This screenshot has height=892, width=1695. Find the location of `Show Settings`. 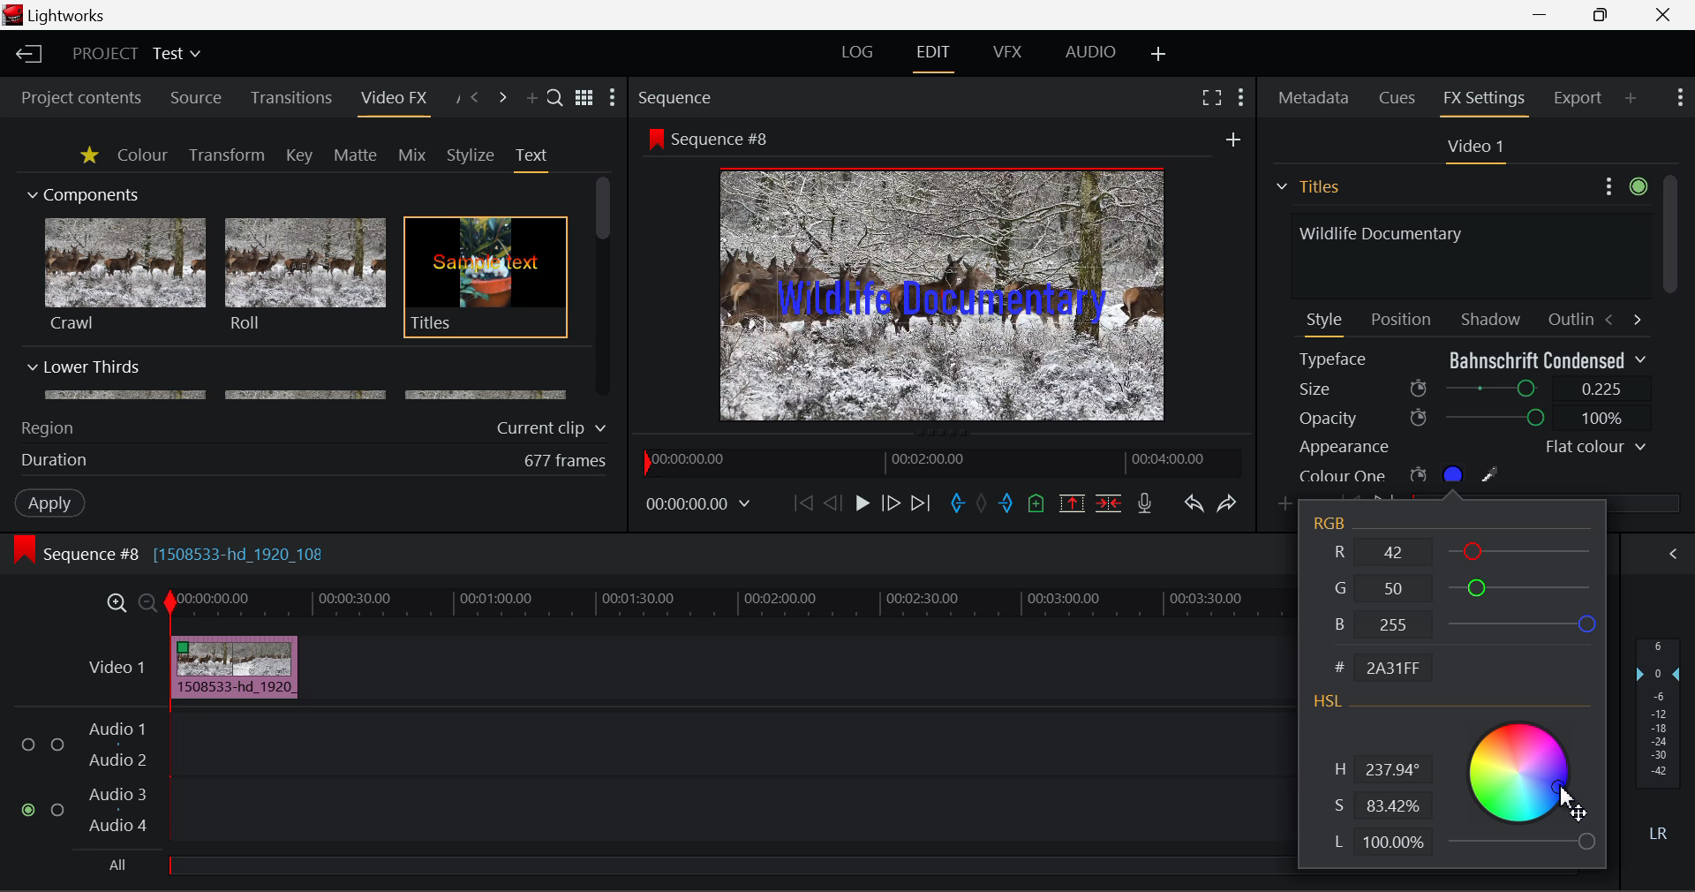

Show Settings is located at coordinates (613, 97).